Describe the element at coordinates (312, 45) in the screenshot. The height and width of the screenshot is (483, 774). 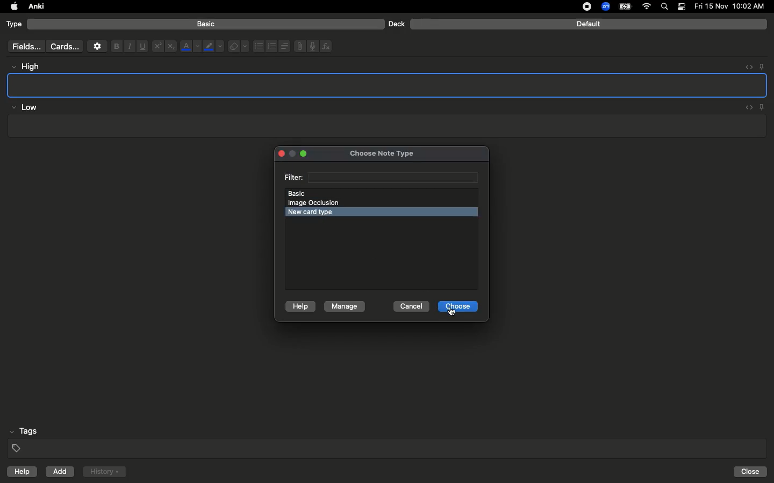
I see `Voice recorder` at that location.